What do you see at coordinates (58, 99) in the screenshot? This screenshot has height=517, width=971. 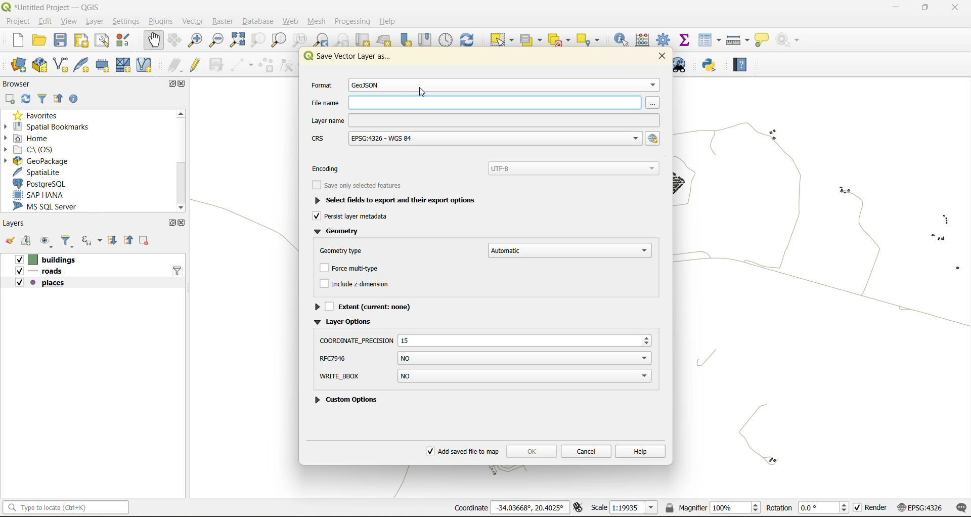 I see `collapse all` at bounding box center [58, 99].